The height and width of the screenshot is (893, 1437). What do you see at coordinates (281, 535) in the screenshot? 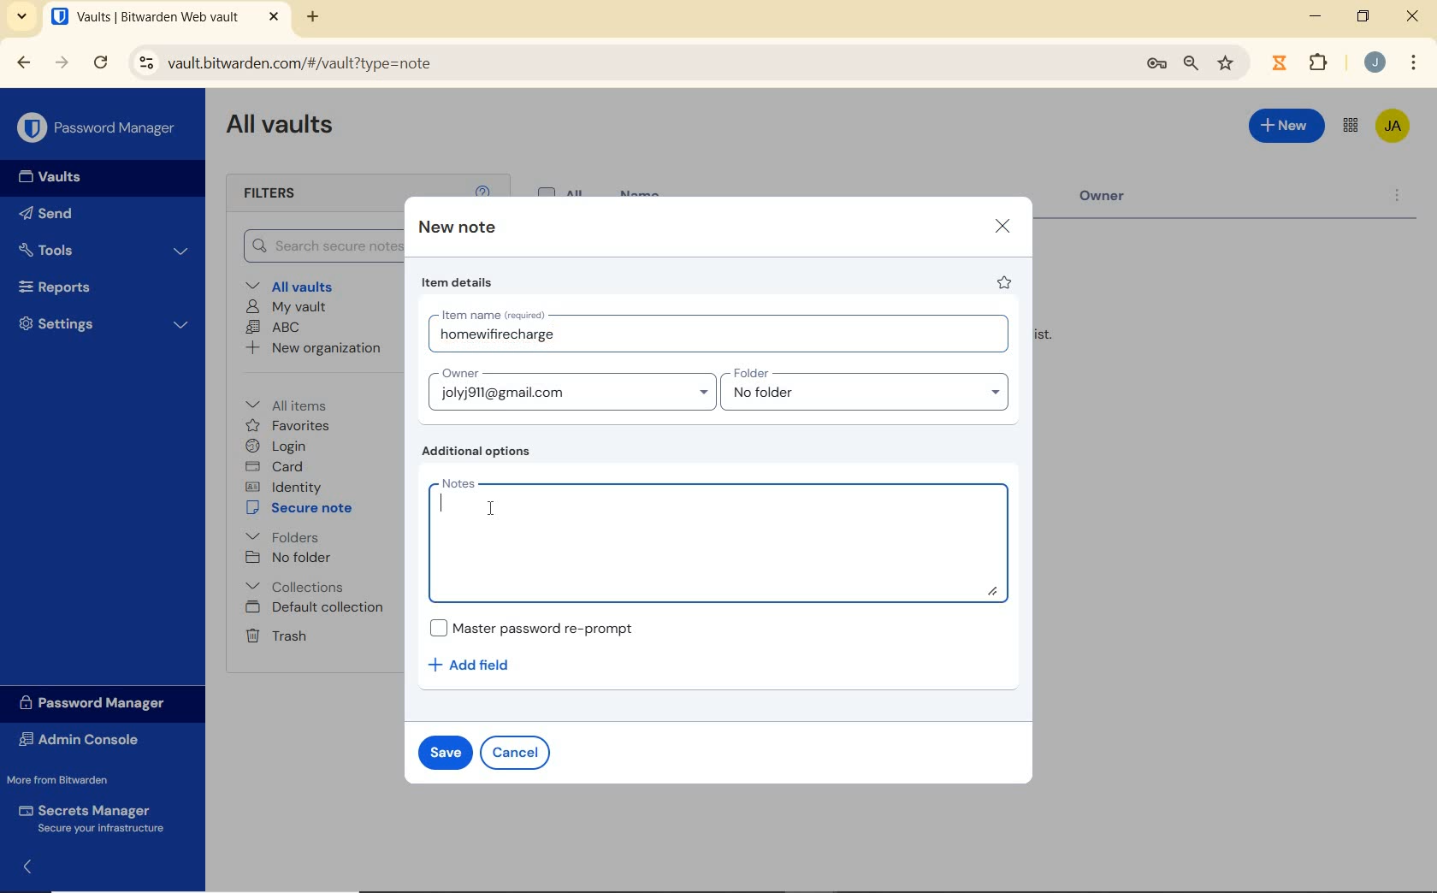
I see `folders` at bounding box center [281, 535].